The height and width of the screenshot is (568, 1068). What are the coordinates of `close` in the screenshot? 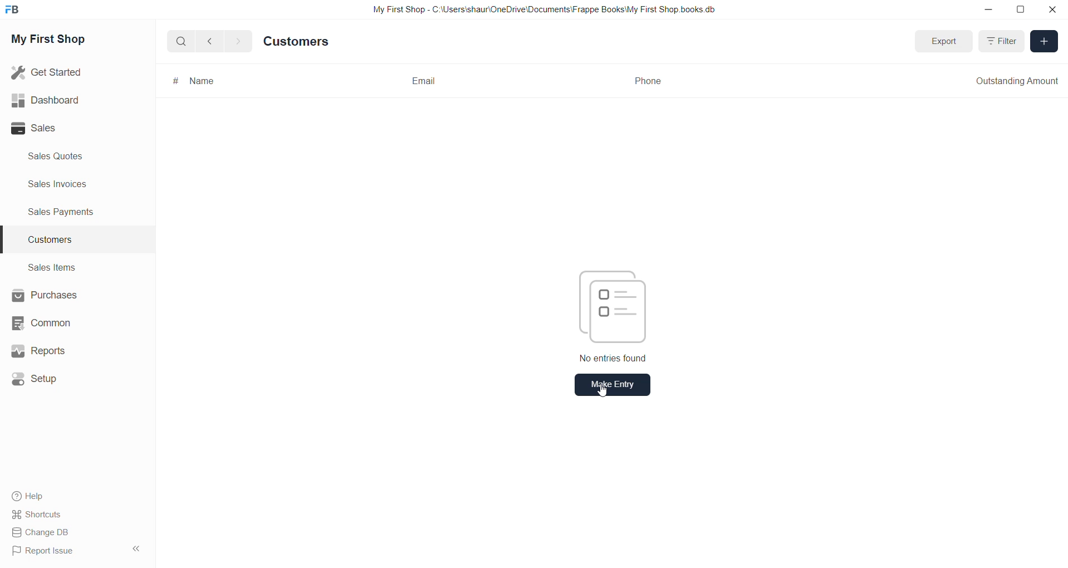 It's located at (1051, 10).